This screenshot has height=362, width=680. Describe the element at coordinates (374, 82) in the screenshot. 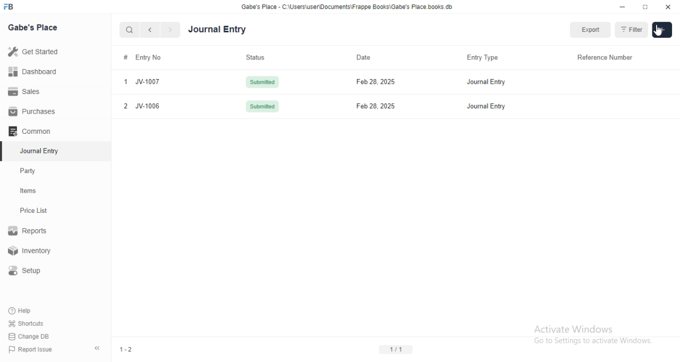

I see `Feb 28, 2025` at that location.